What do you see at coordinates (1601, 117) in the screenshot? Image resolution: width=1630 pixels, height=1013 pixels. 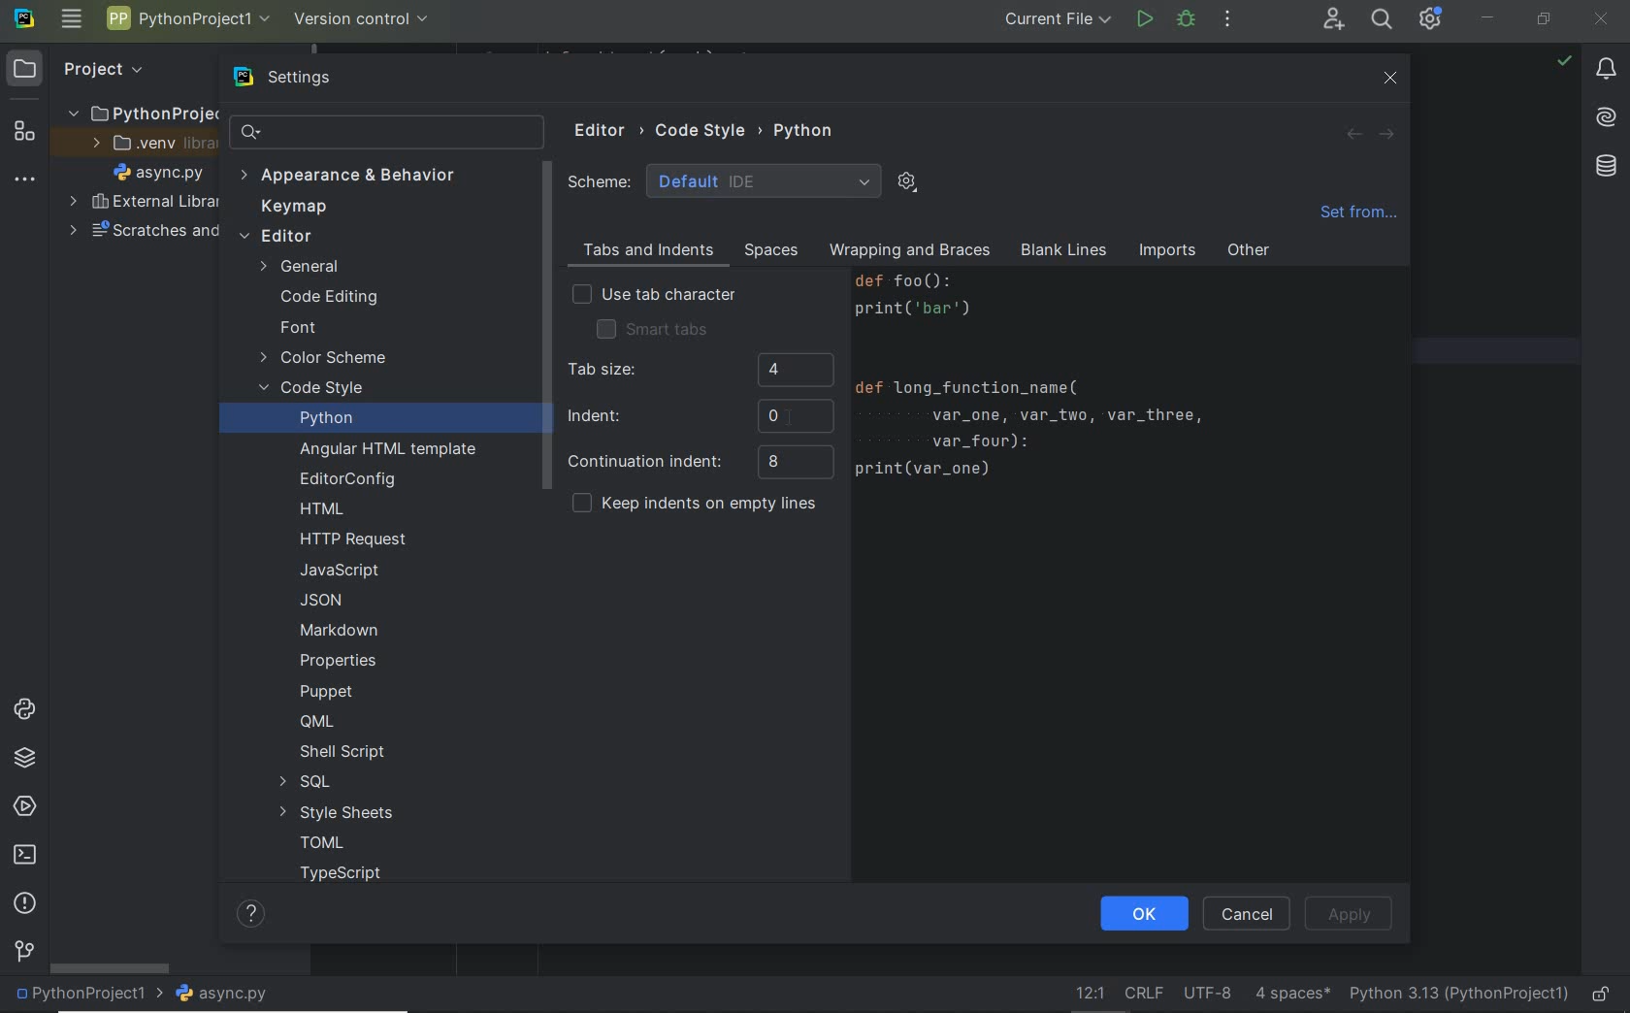 I see `AI Assistant` at bounding box center [1601, 117].